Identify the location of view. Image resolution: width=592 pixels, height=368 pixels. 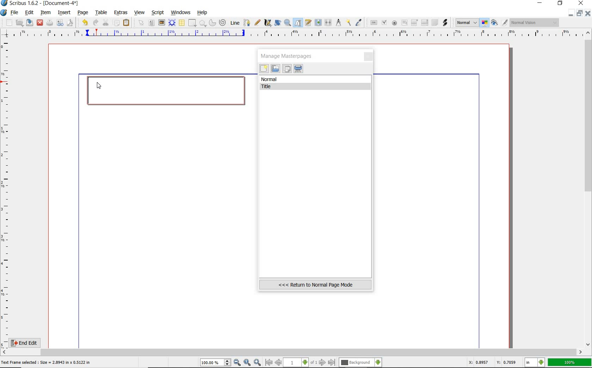
(141, 13).